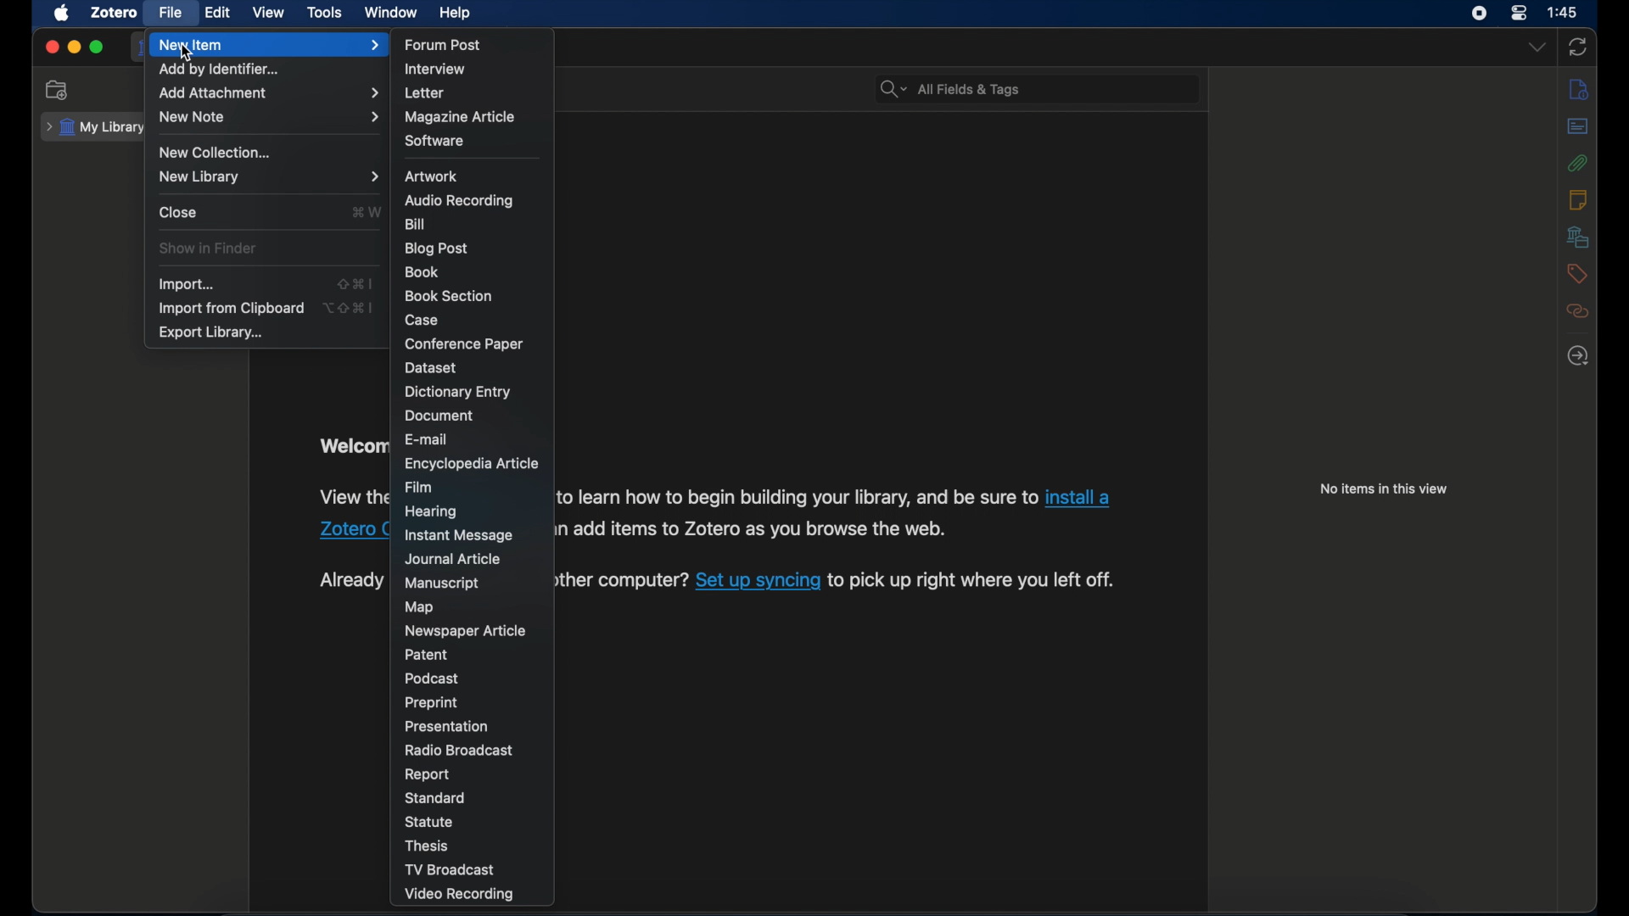 Image resolution: width=1629 pixels, height=916 pixels. I want to click on podcast, so click(431, 679).